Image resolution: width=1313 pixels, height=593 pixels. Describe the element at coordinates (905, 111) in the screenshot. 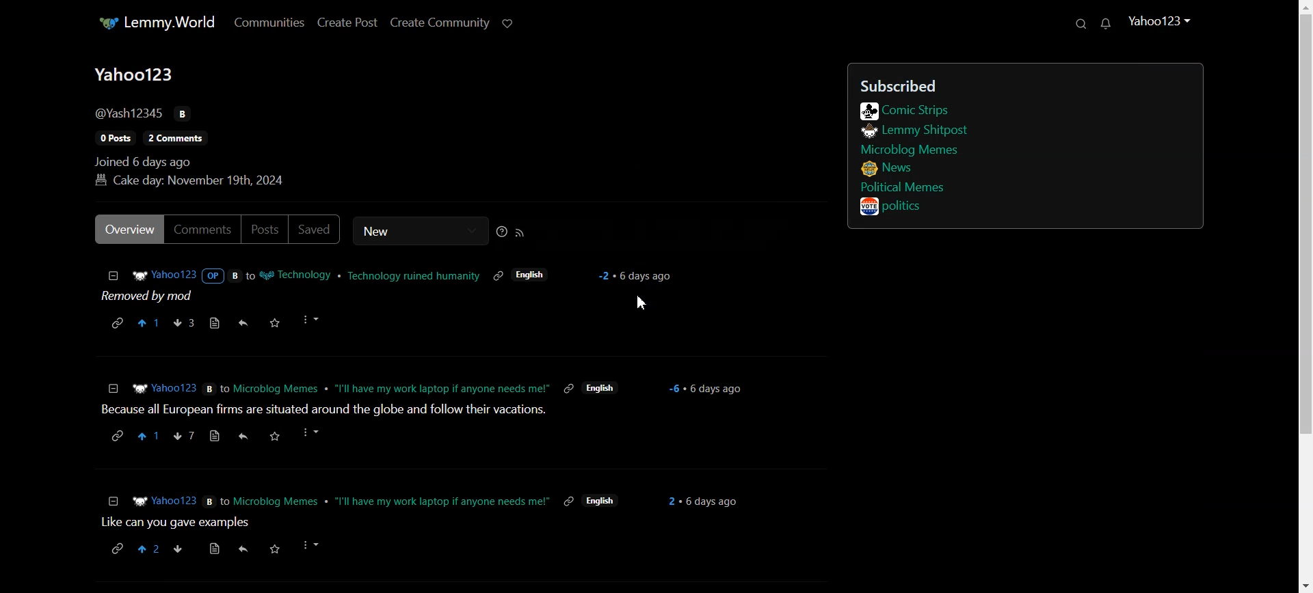

I see `comic strips` at that location.